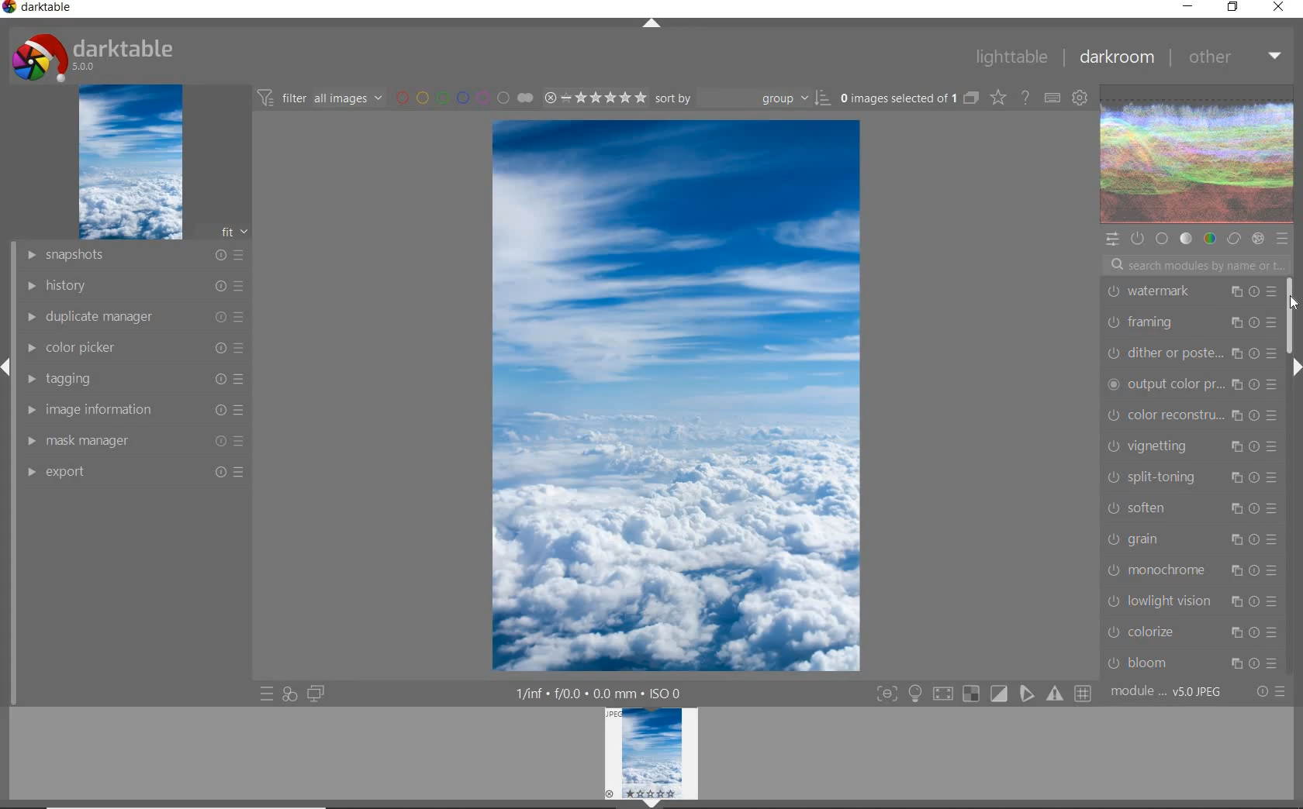 The width and height of the screenshot is (1303, 809). Describe the element at coordinates (652, 804) in the screenshot. I see `Down` at that location.